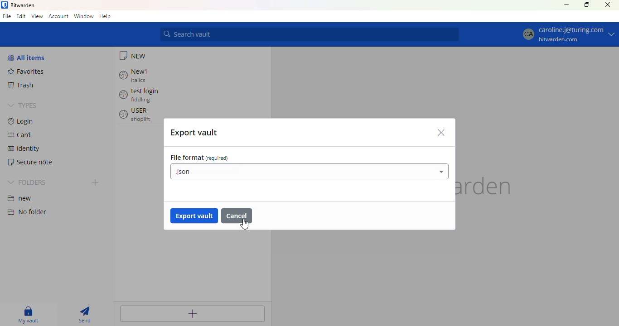  I want to click on my vault, so click(27, 314).